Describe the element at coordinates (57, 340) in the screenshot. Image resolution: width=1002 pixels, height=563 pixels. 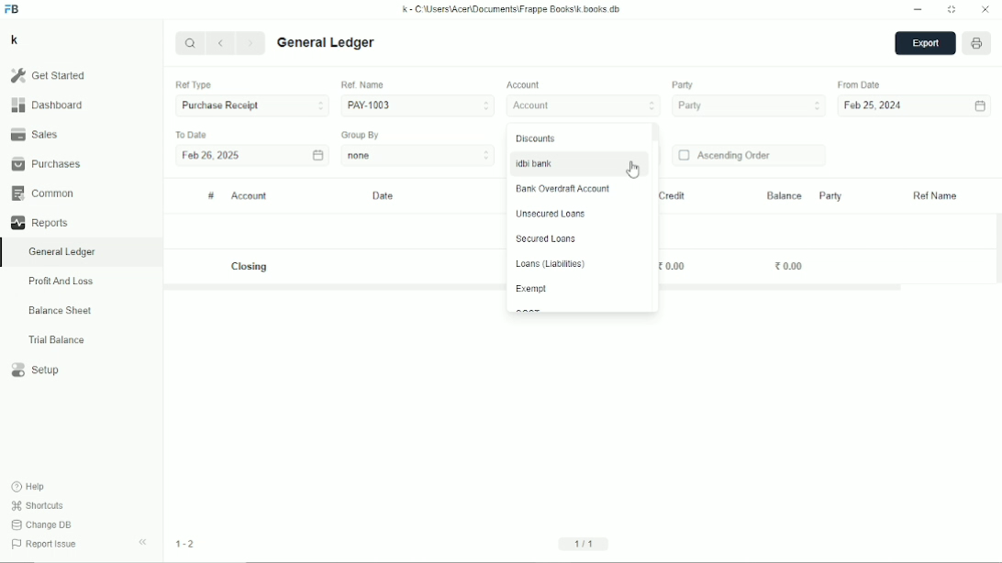
I see `Trial balance` at that location.